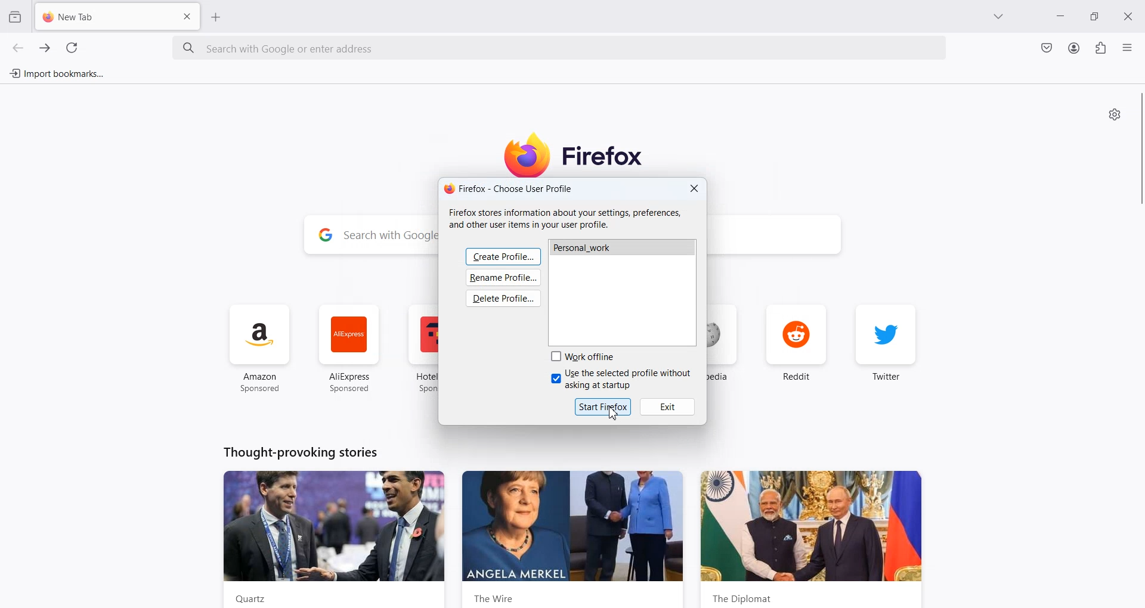  What do you see at coordinates (15, 16) in the screenshot?
I see `View Recent browsing` at bounding box center [15, 16].